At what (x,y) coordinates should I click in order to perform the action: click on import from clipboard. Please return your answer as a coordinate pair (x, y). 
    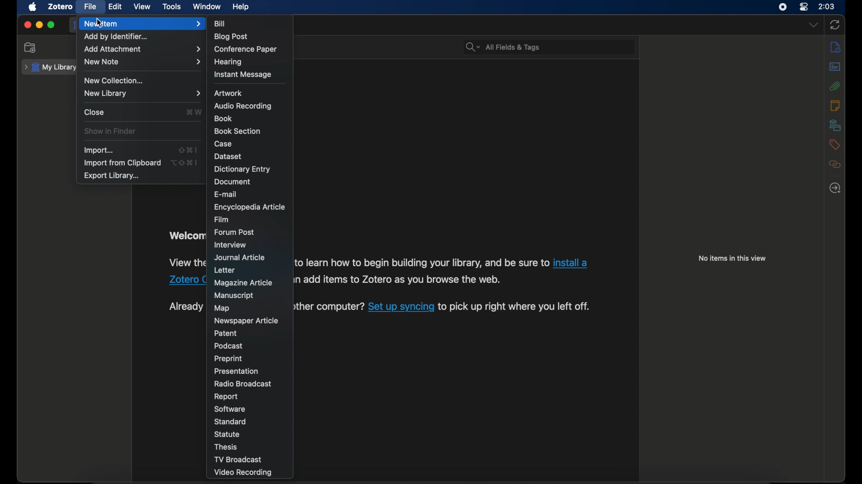
    Looking at the image, I should click on (122, 163).